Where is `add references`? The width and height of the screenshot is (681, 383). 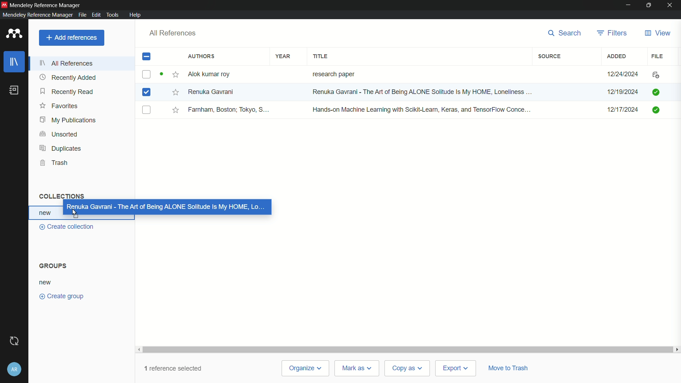
add references is located at coordinates (71, 38).